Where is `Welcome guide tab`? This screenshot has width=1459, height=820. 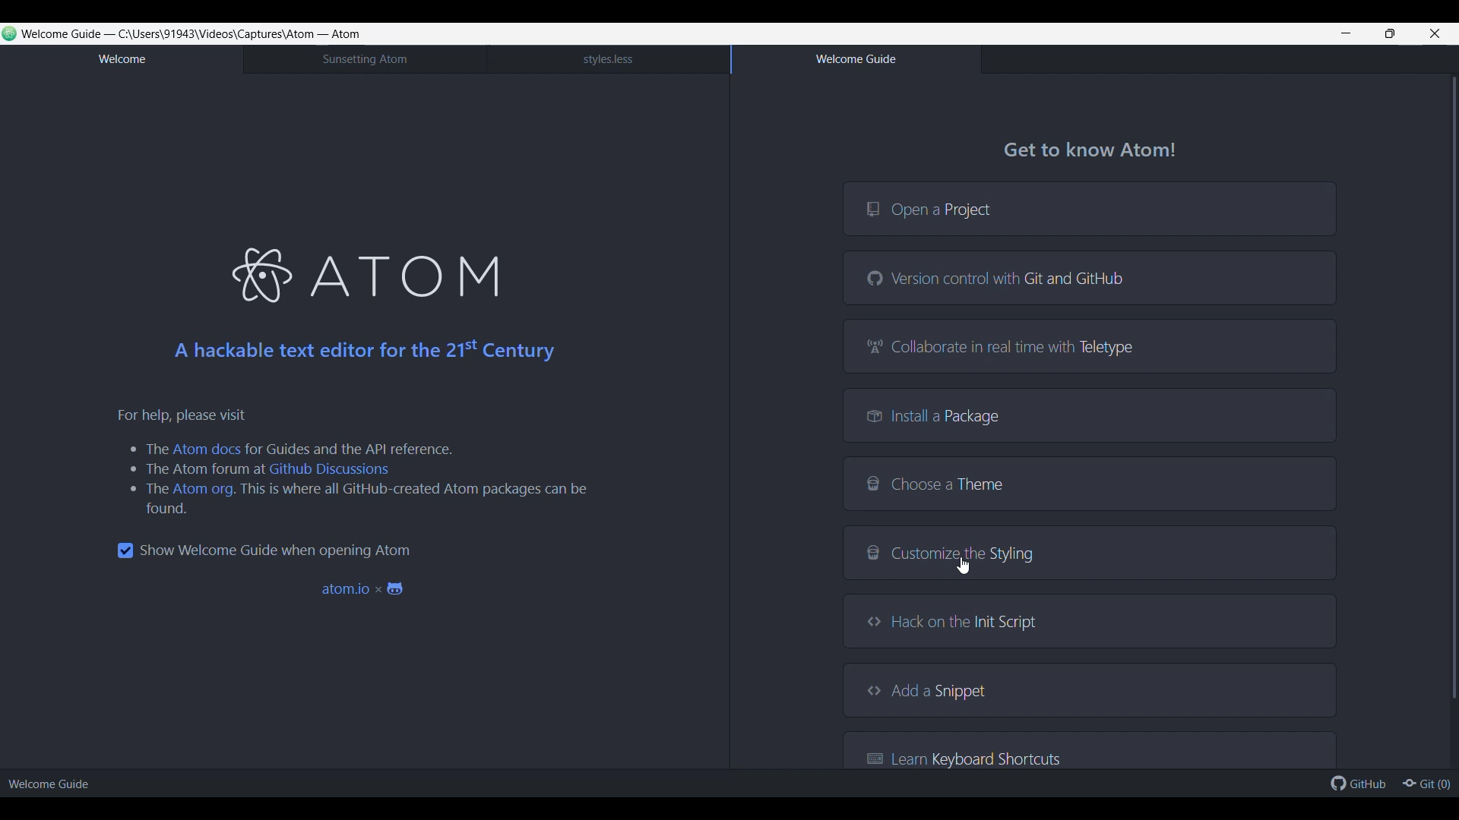
Welcome guide tab is located at coordinates (855, 59).